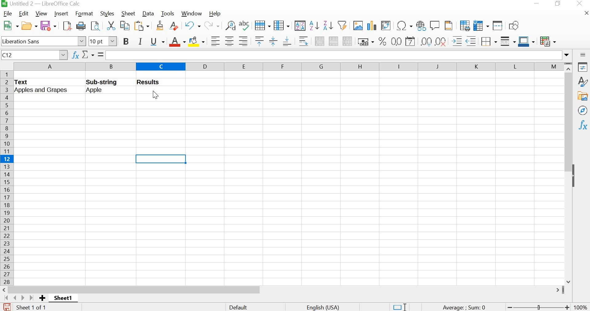 The width and height of the screenshot is (590, 311). Describe the element at coordinates (110, 25) in the screenshot. I see `cut` at that location.